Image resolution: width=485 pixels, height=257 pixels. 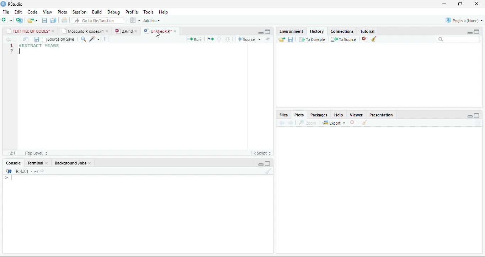 What do you see at coordinates (267, 39) in the screenshot?
I see `options` at bounding box center [267, 39].